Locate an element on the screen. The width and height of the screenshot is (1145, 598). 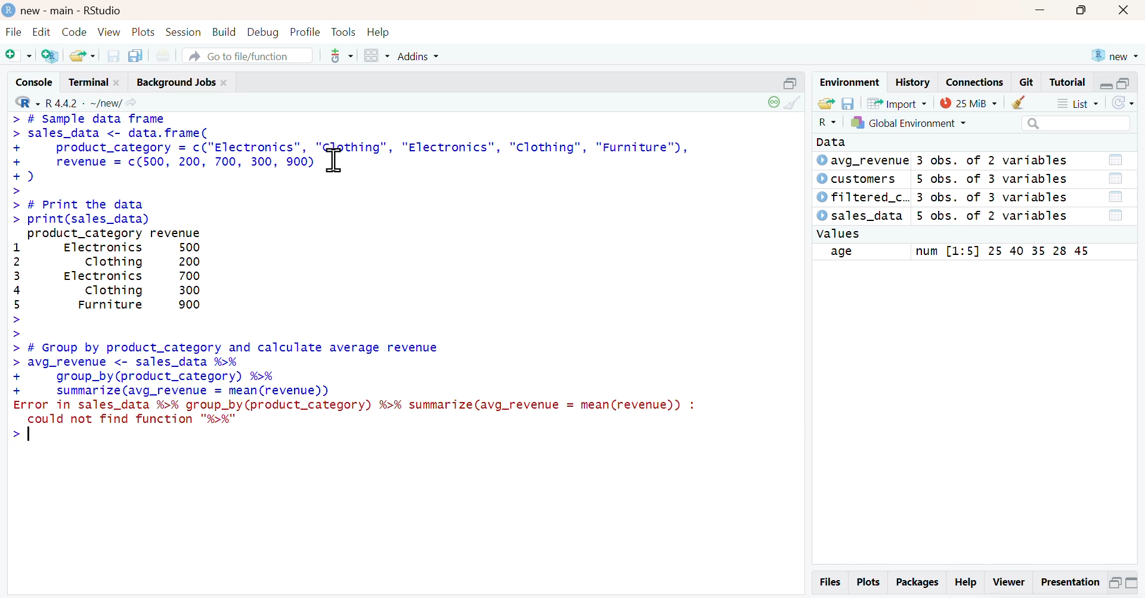
Tutorial is located at coordinates (1066, 82).